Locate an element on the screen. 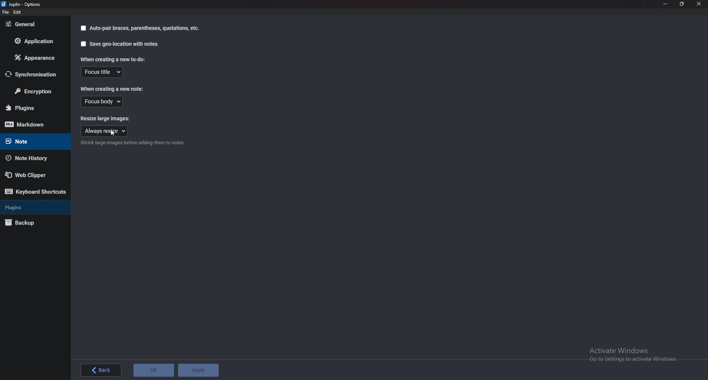 Image resolution: width=708 pixels, height=380 pixels. When creating a new note is located at coordinates (111, 90).